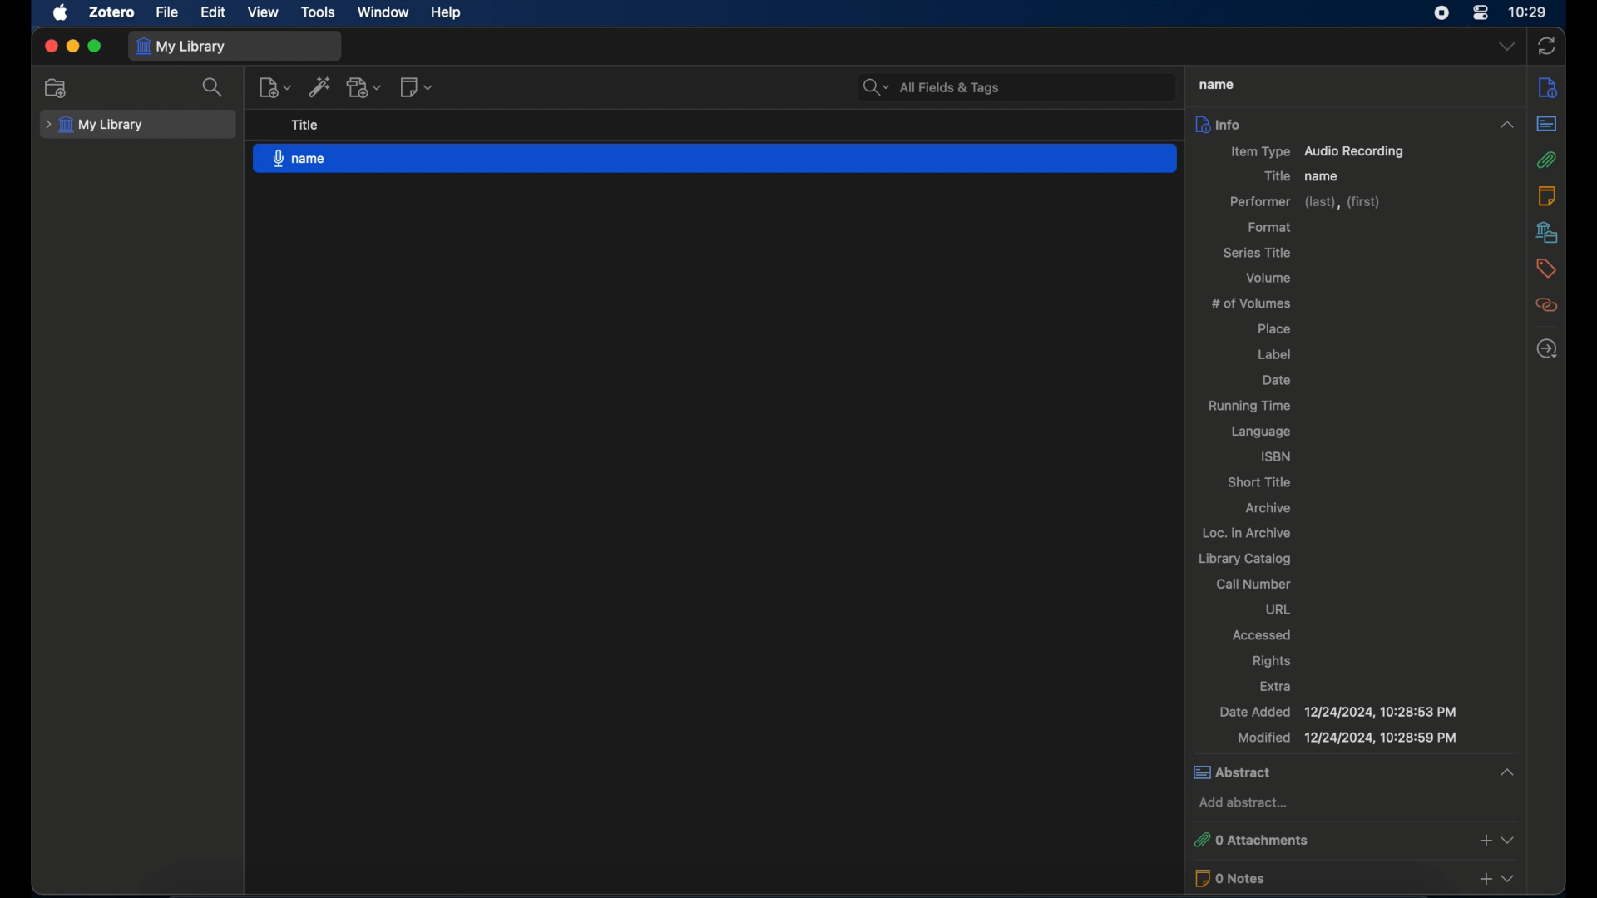 The width and height of the screenshot is (1597, 898). I want to click on window, so click(383, 12).